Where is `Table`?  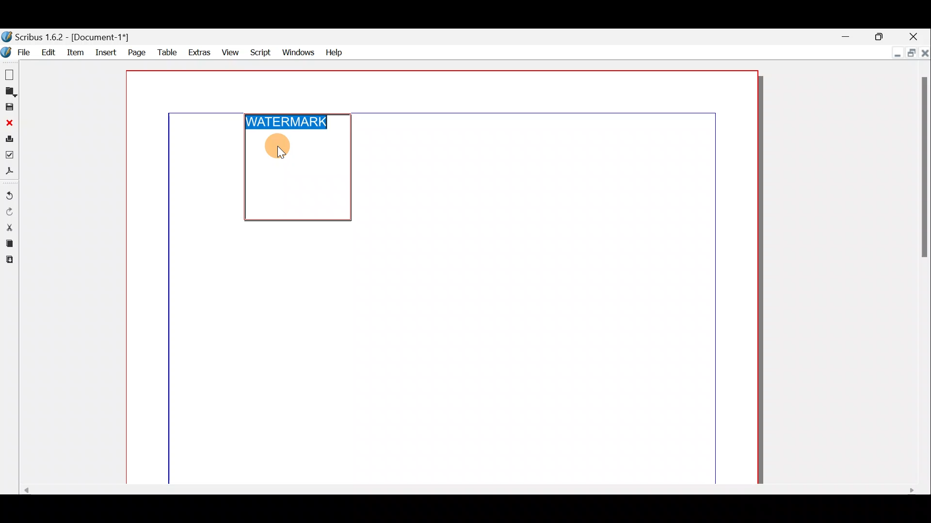
Table is located at coordinates (166, 53).